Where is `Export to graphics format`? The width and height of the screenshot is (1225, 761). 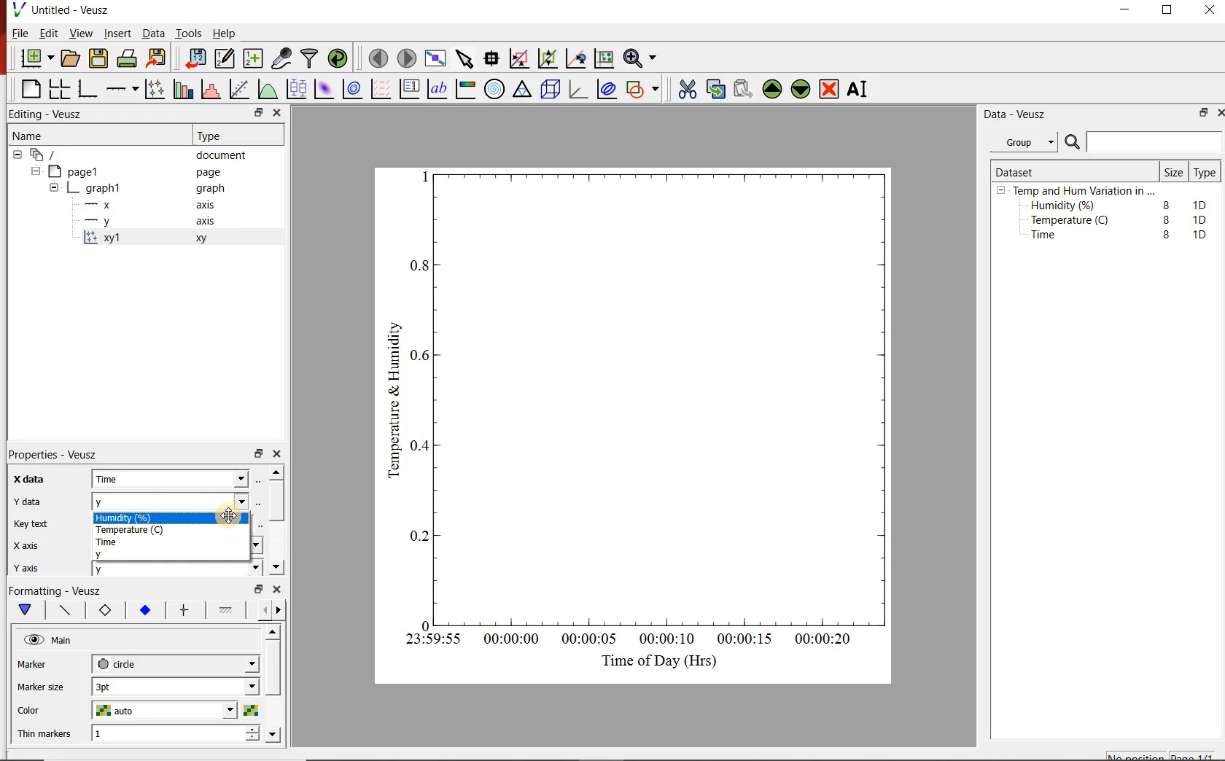
Export to graphics format is located at coordinates (158, 58).